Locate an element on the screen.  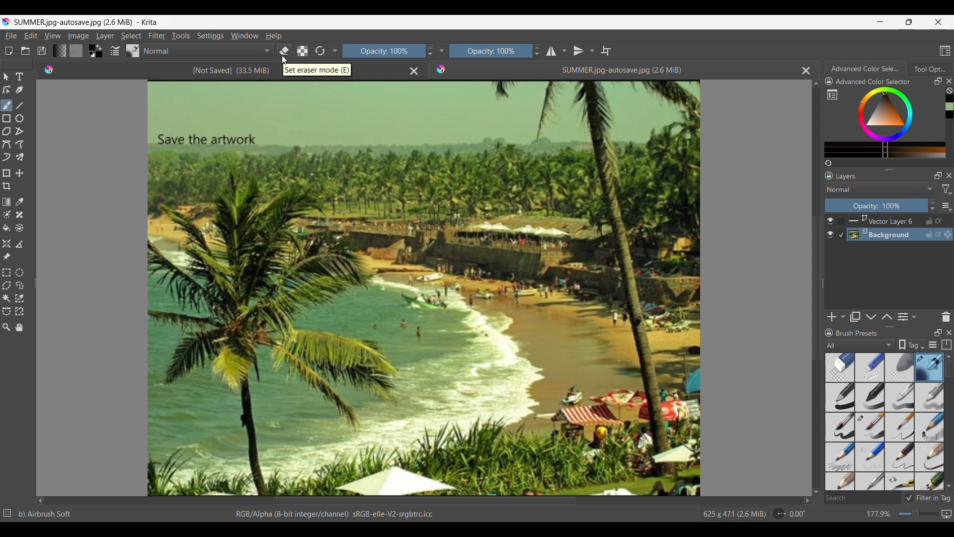
Space for image/artwork is located at coordinates (424, 288).